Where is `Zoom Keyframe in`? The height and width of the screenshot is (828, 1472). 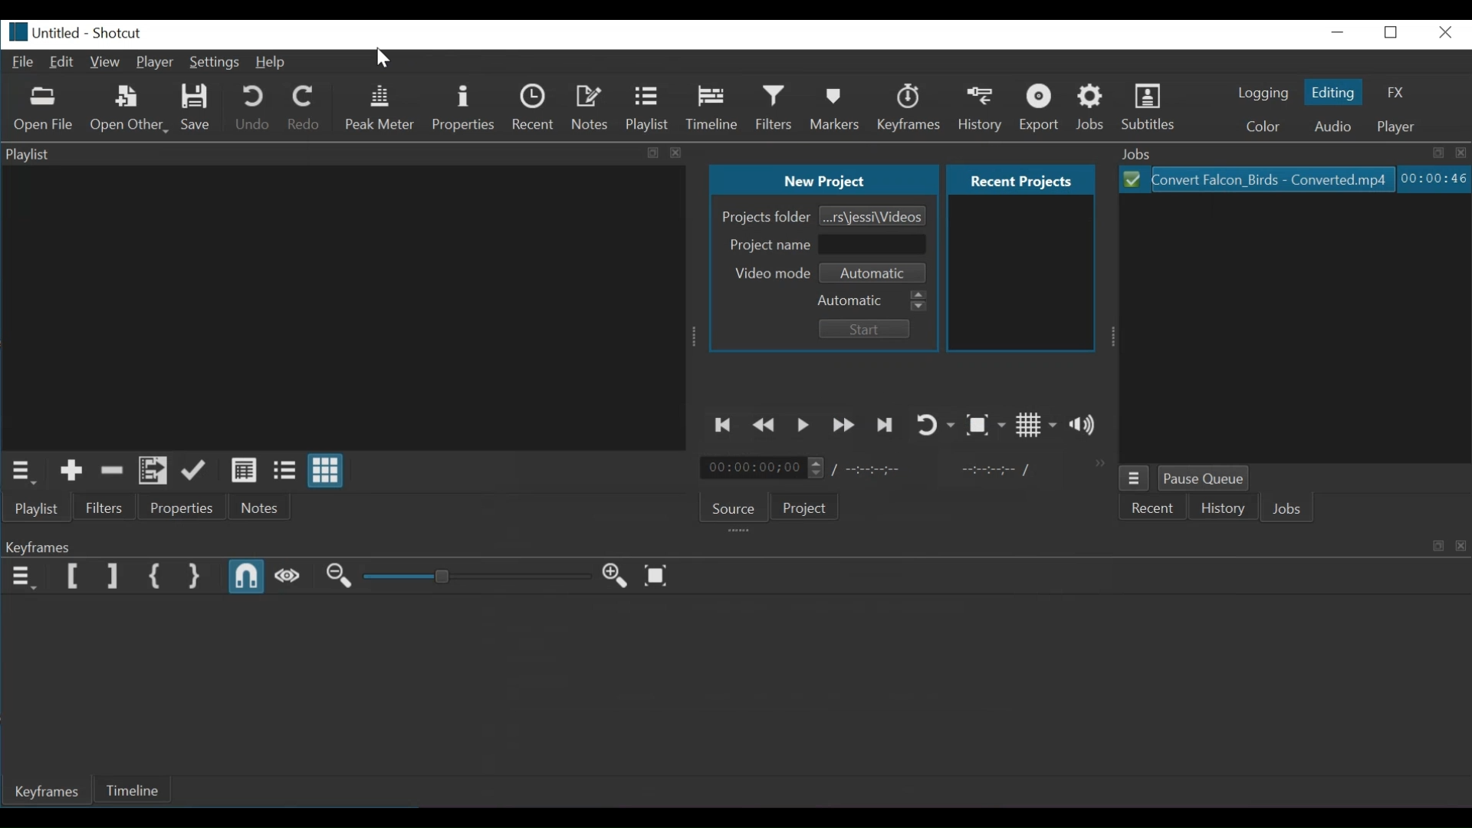 Zoom Keyframe in is located at coordinates (616, 577).